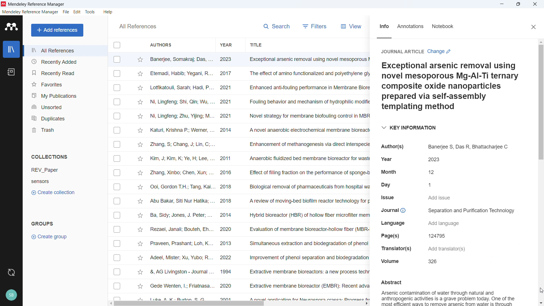 This screenshot has height=306, width=544. I want to click on click to select individual entry, so click(117, 116).